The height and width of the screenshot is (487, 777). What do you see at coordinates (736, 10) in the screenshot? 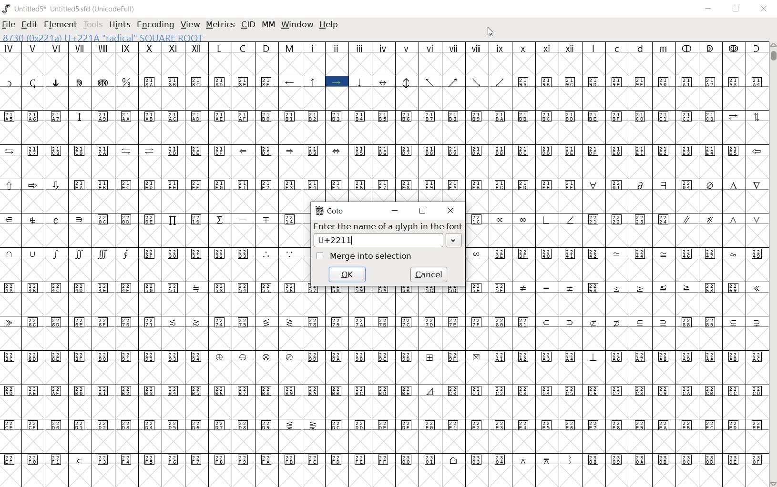
I see `RESTORE DWON` at bounding box center [736, 10].